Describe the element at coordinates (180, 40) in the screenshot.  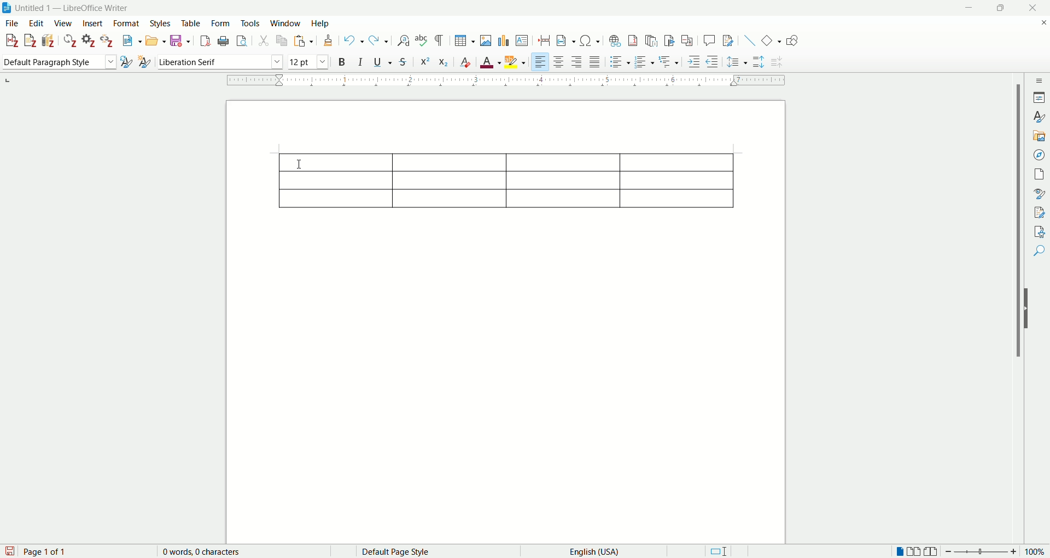
I see `save` at that location.